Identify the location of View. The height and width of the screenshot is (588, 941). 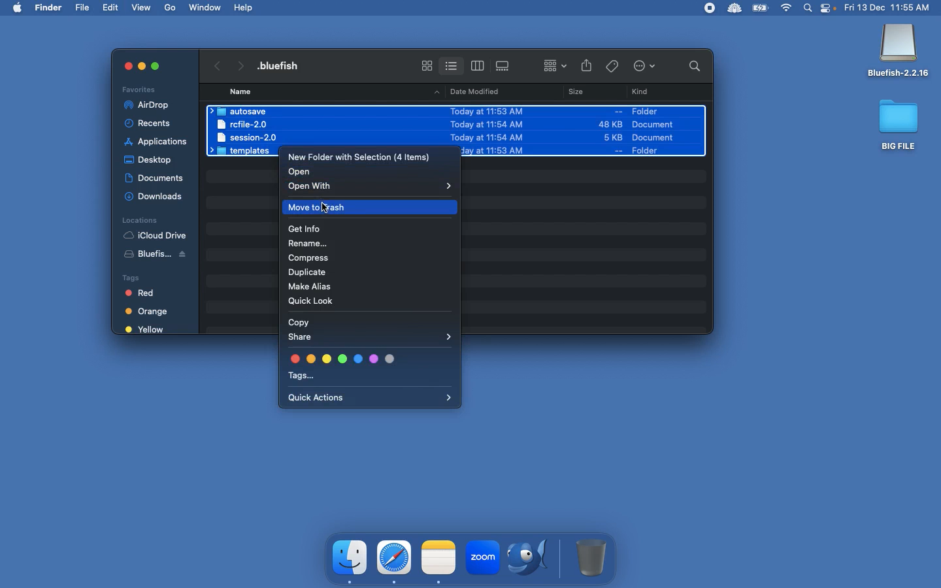
(142, 7).